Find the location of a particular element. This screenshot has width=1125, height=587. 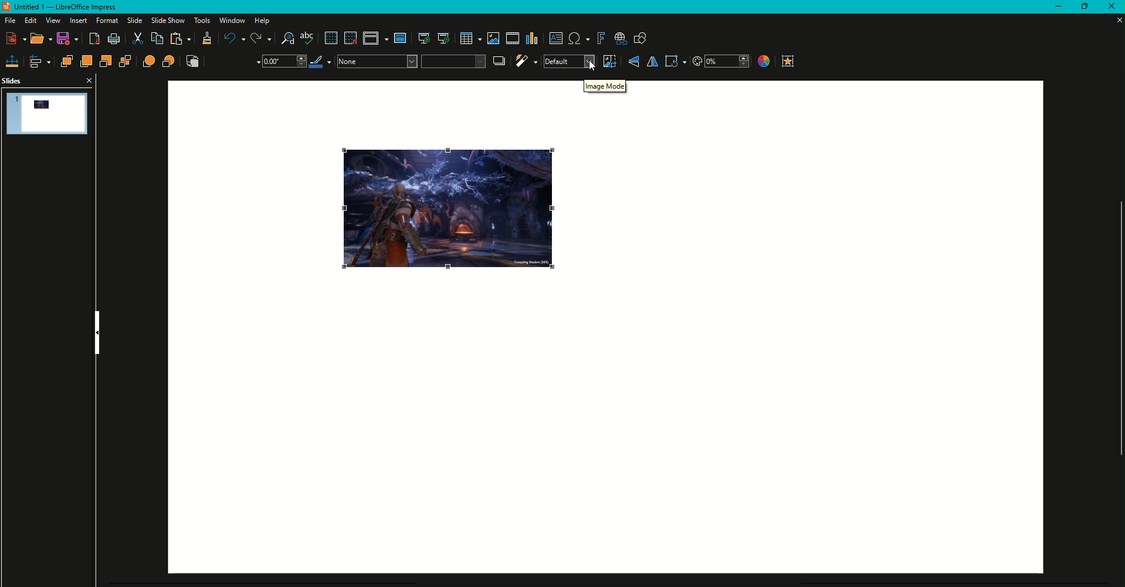

Redo is located at coordinates (261, 39).